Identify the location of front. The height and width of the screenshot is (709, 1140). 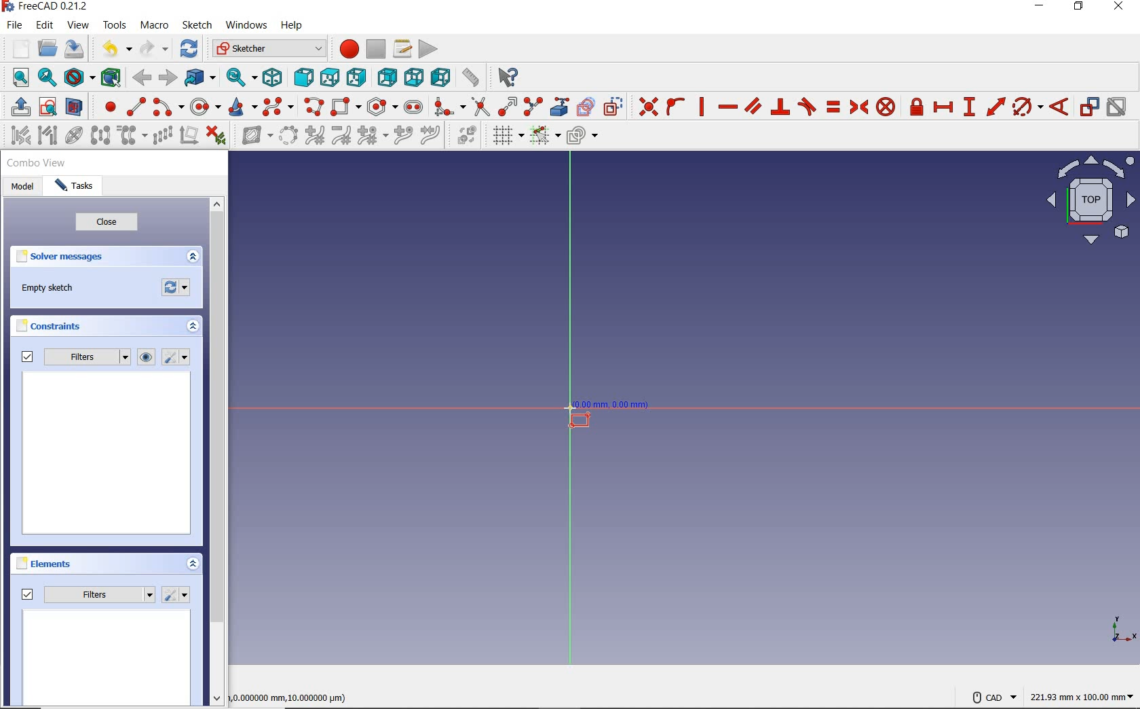
(302, 78).